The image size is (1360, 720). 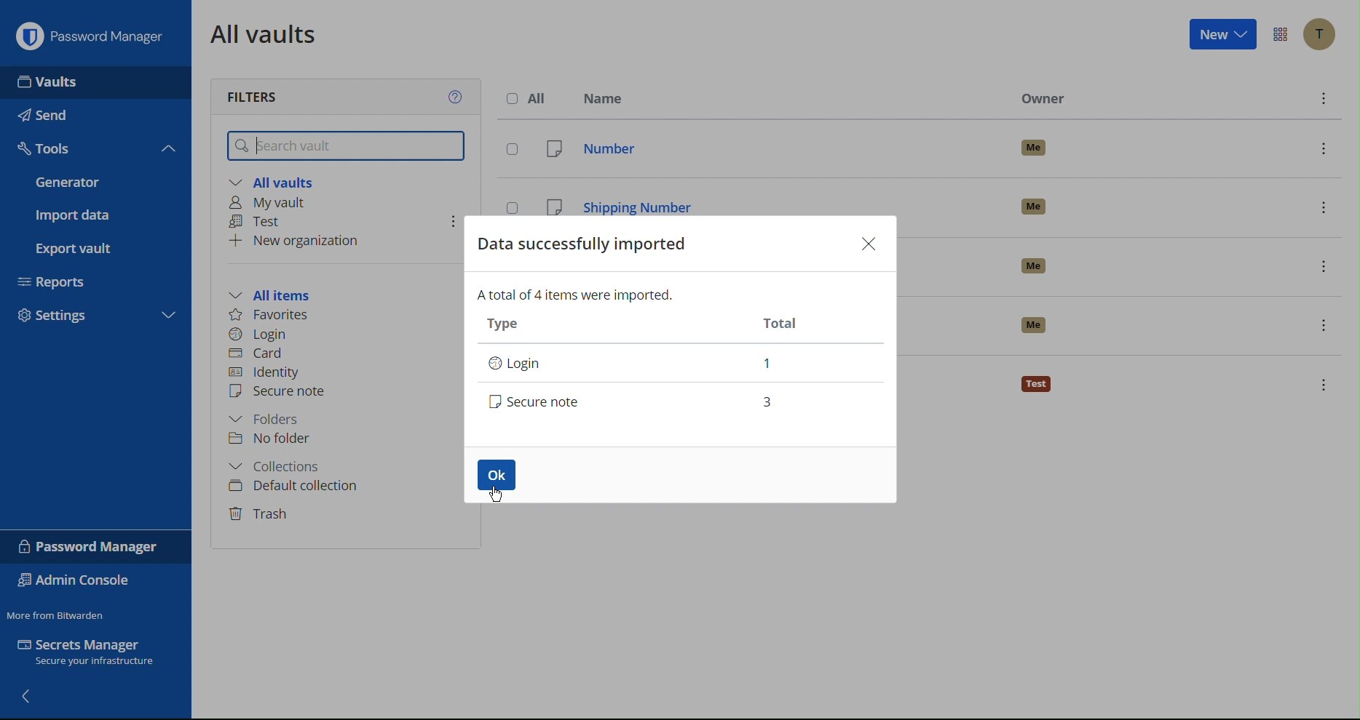 What do you see at coordinates (277, 465) in the screenshot?
I see `Collections` at bounding box center [277, 465].